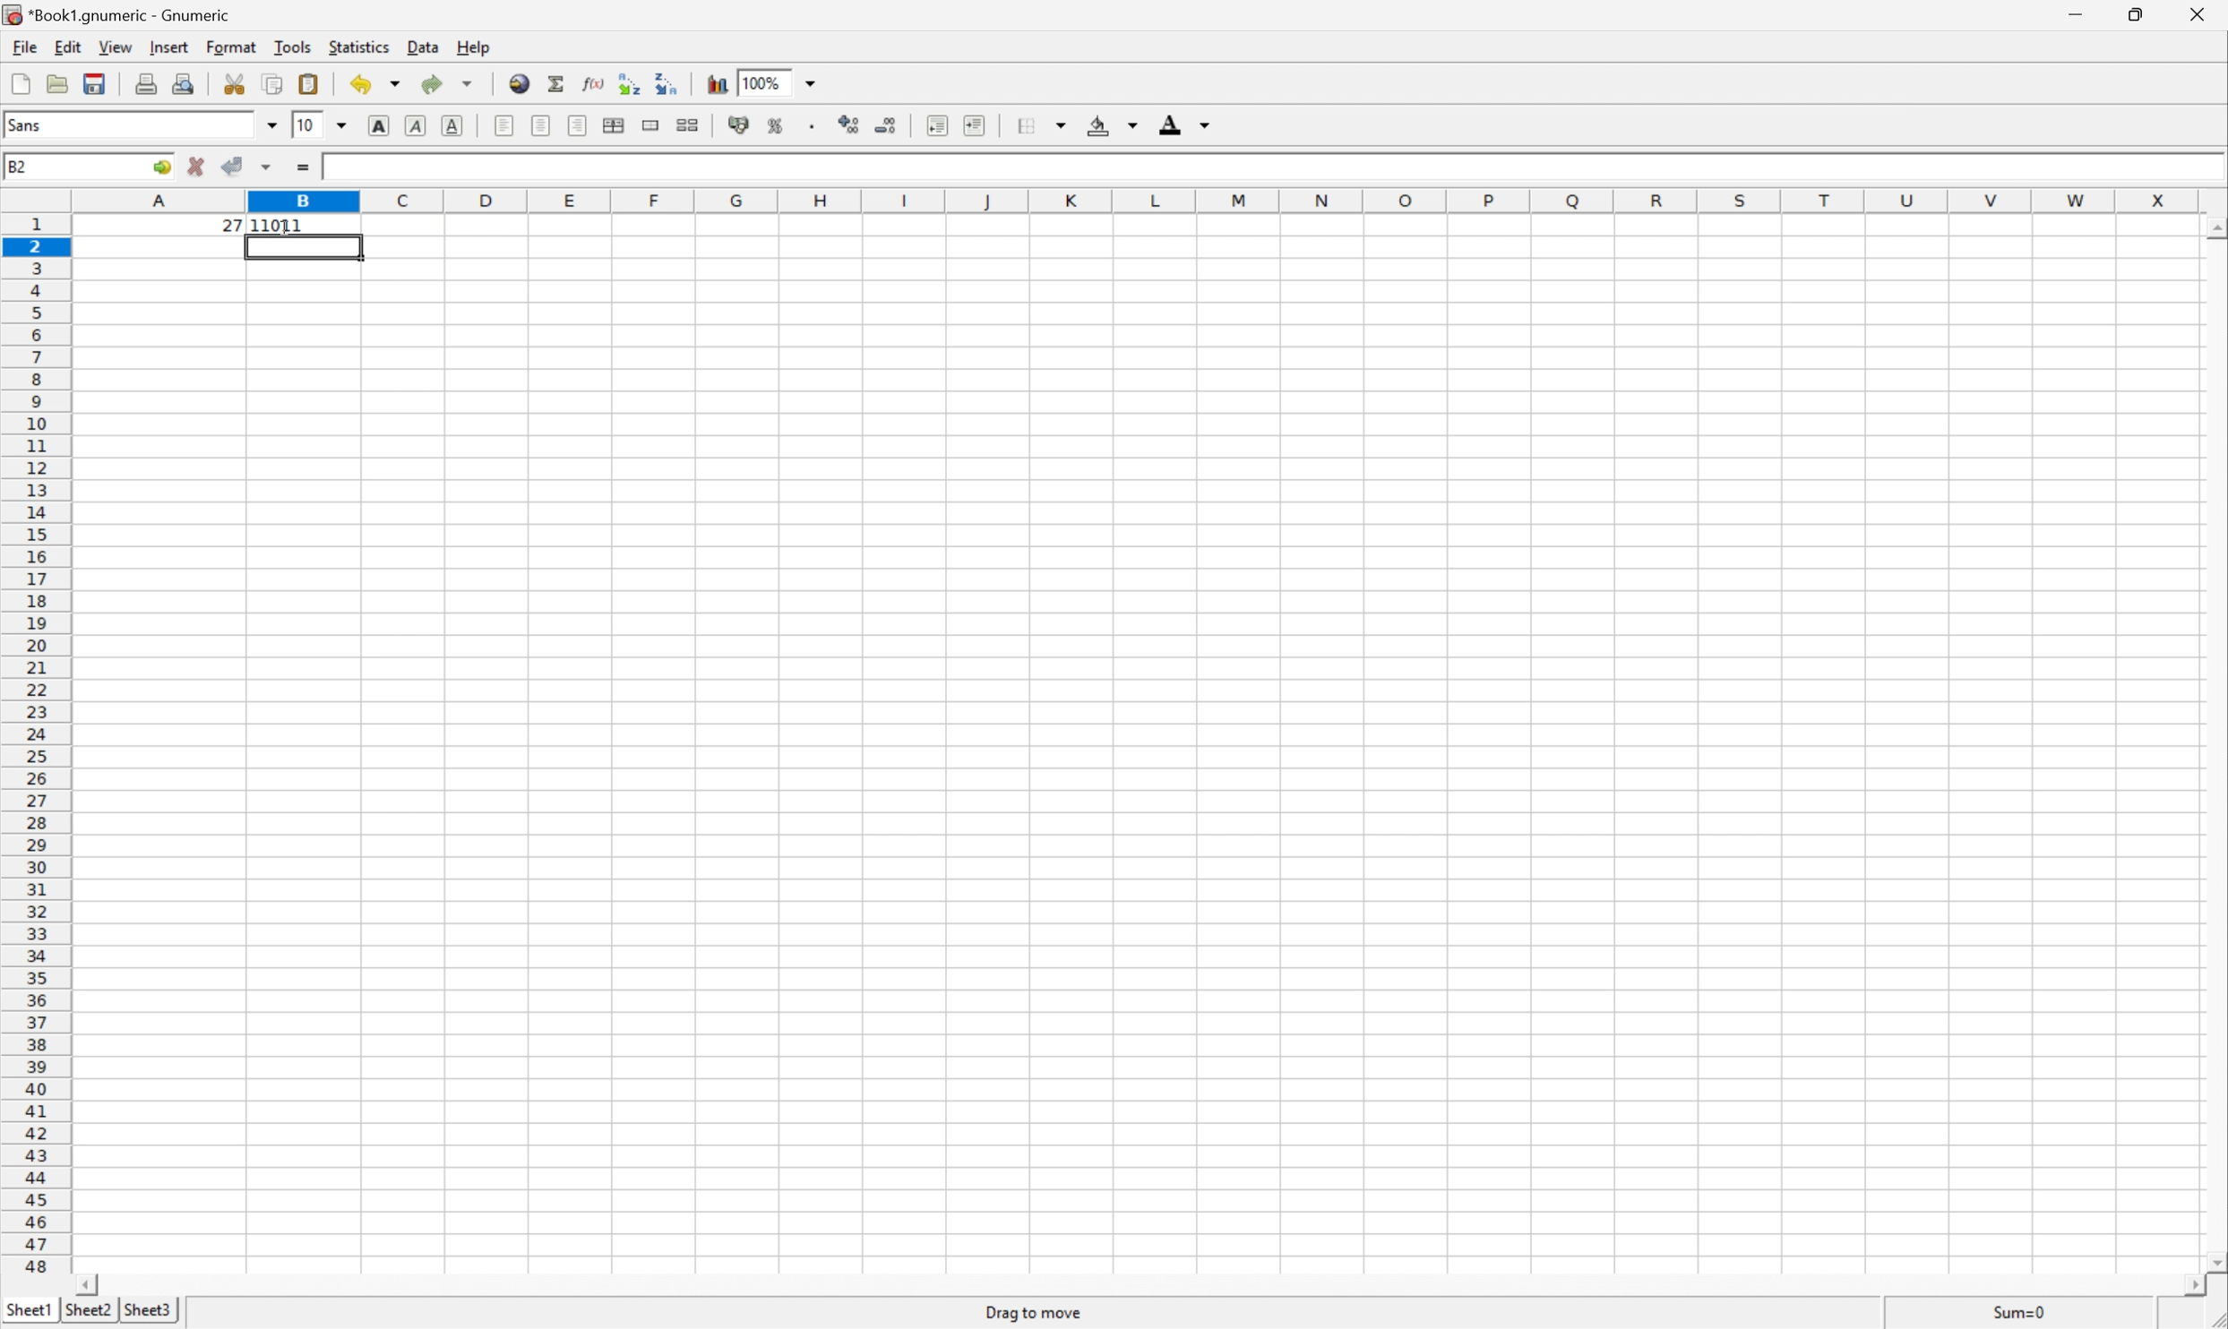  I want to click on Scroll Left, so click(82, 1283).